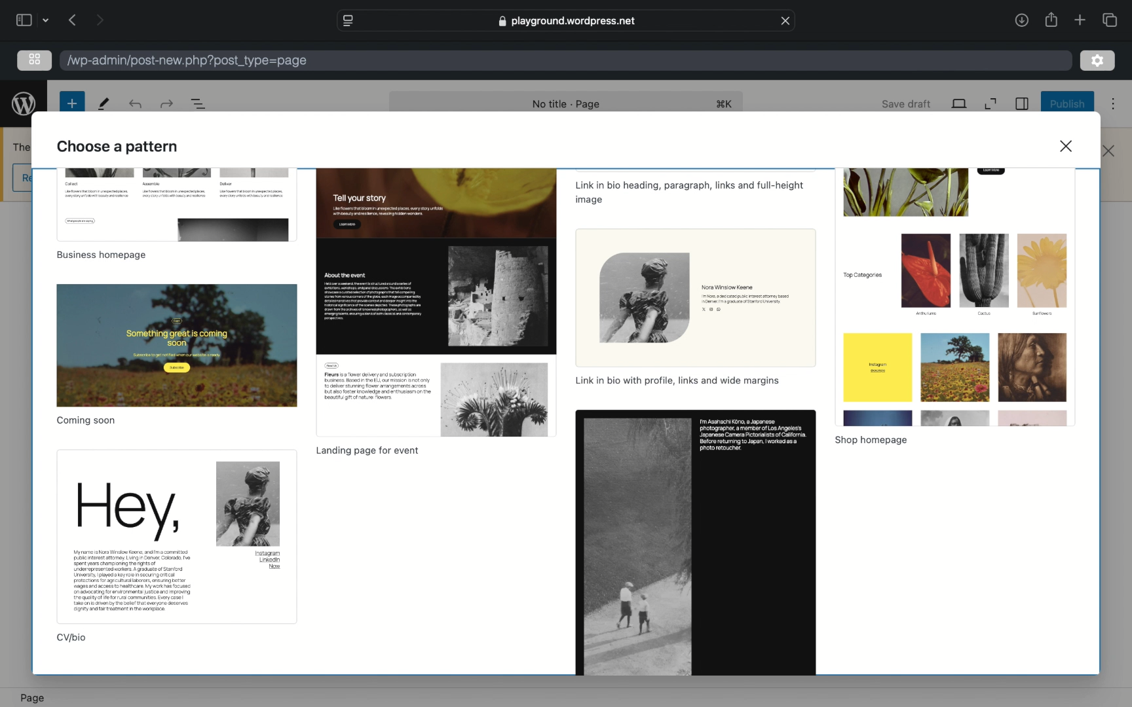 The image size is (1132, 707). I want to click on new, so click(72, 103).